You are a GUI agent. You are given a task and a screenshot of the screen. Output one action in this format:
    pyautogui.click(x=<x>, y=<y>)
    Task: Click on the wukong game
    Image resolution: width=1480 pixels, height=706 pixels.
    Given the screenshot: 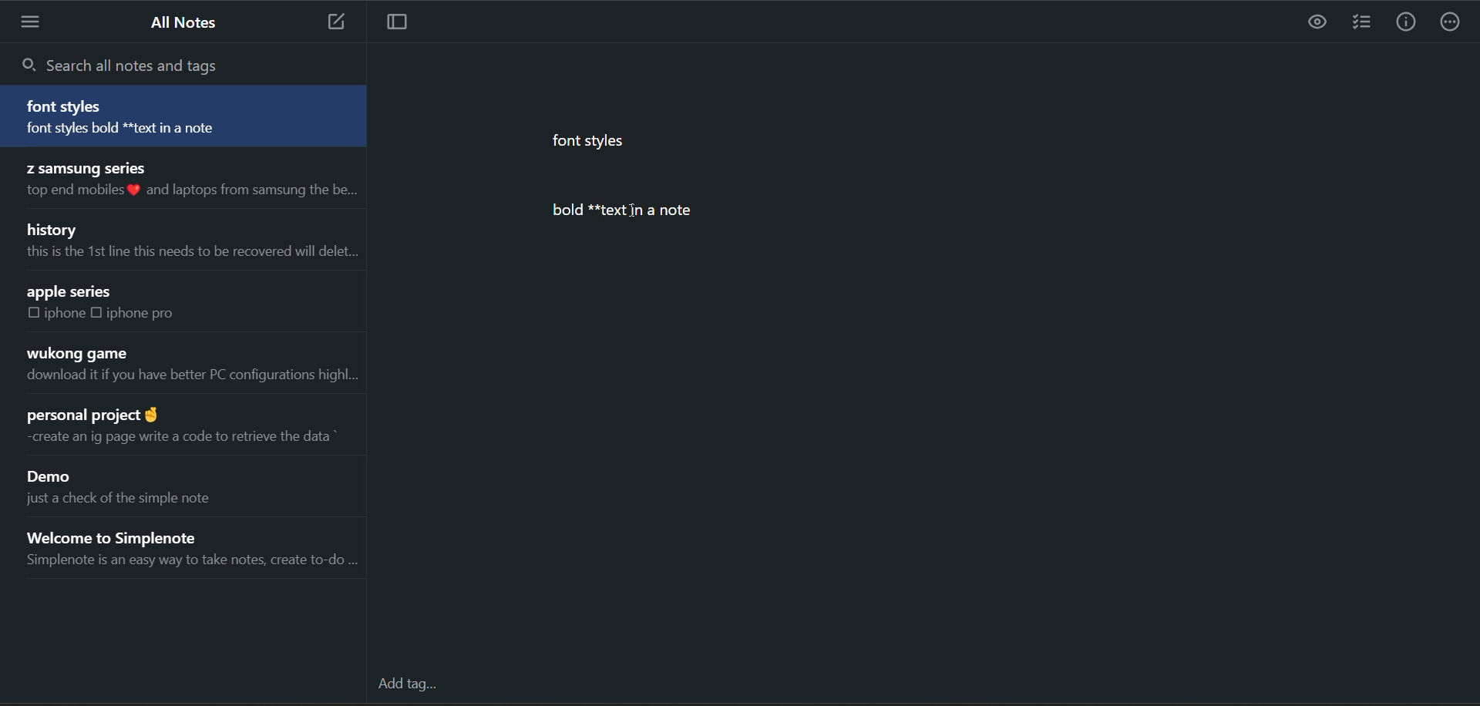 What is the action you would take?
    pyautogui.click(x=76, y=354)
    